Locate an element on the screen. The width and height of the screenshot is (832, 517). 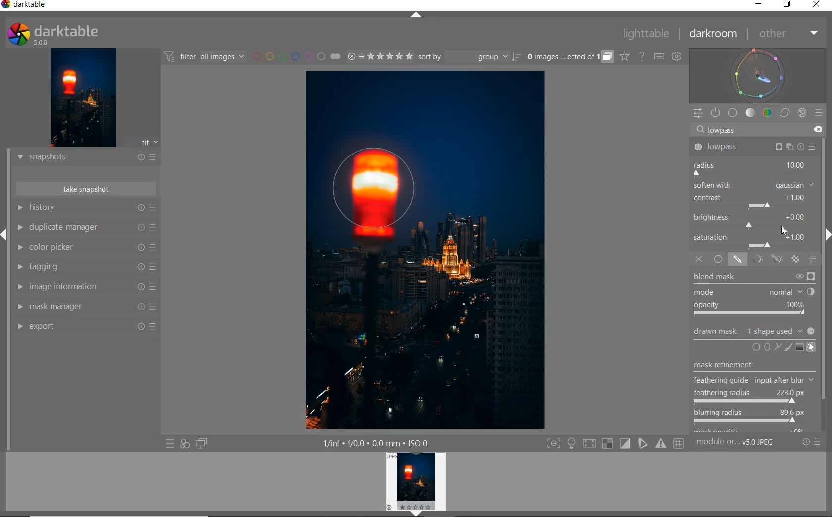
EXPORT is located at coordinates (87, 326).